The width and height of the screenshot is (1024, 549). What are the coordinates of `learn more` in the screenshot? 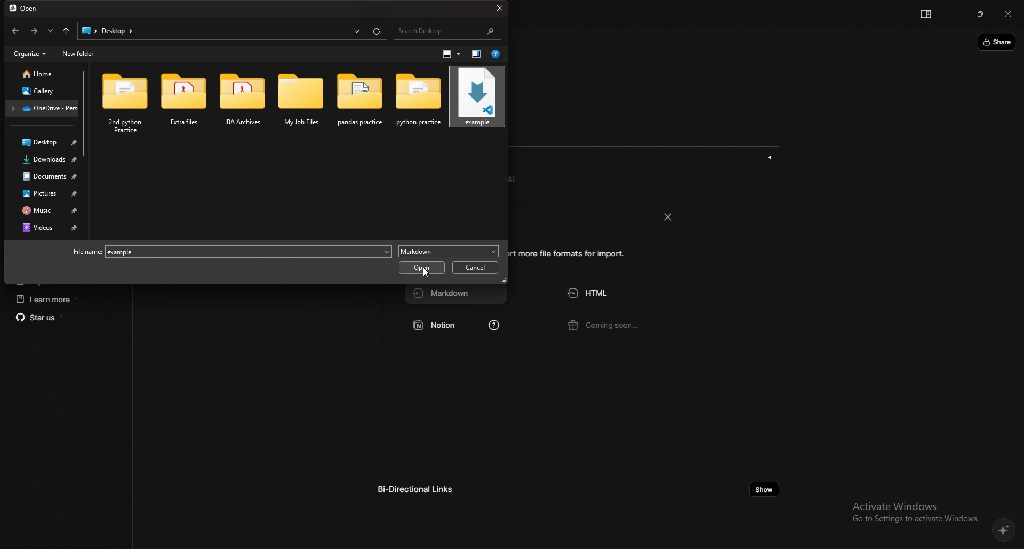 It's located at (63, 300).